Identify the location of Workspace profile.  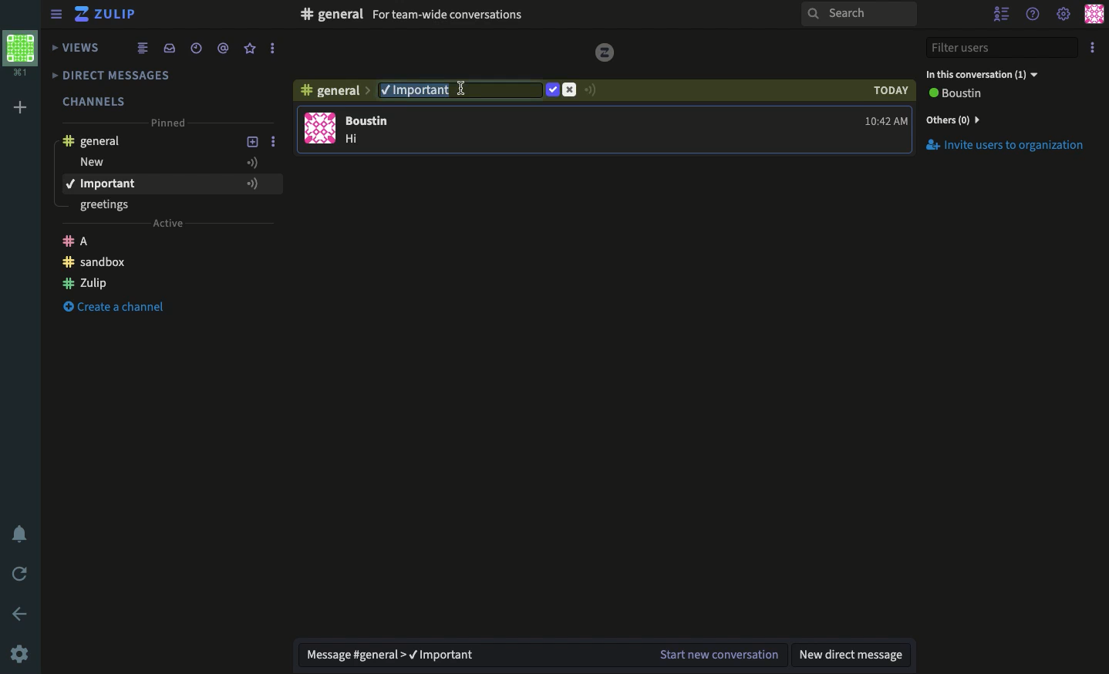
(24, 54).